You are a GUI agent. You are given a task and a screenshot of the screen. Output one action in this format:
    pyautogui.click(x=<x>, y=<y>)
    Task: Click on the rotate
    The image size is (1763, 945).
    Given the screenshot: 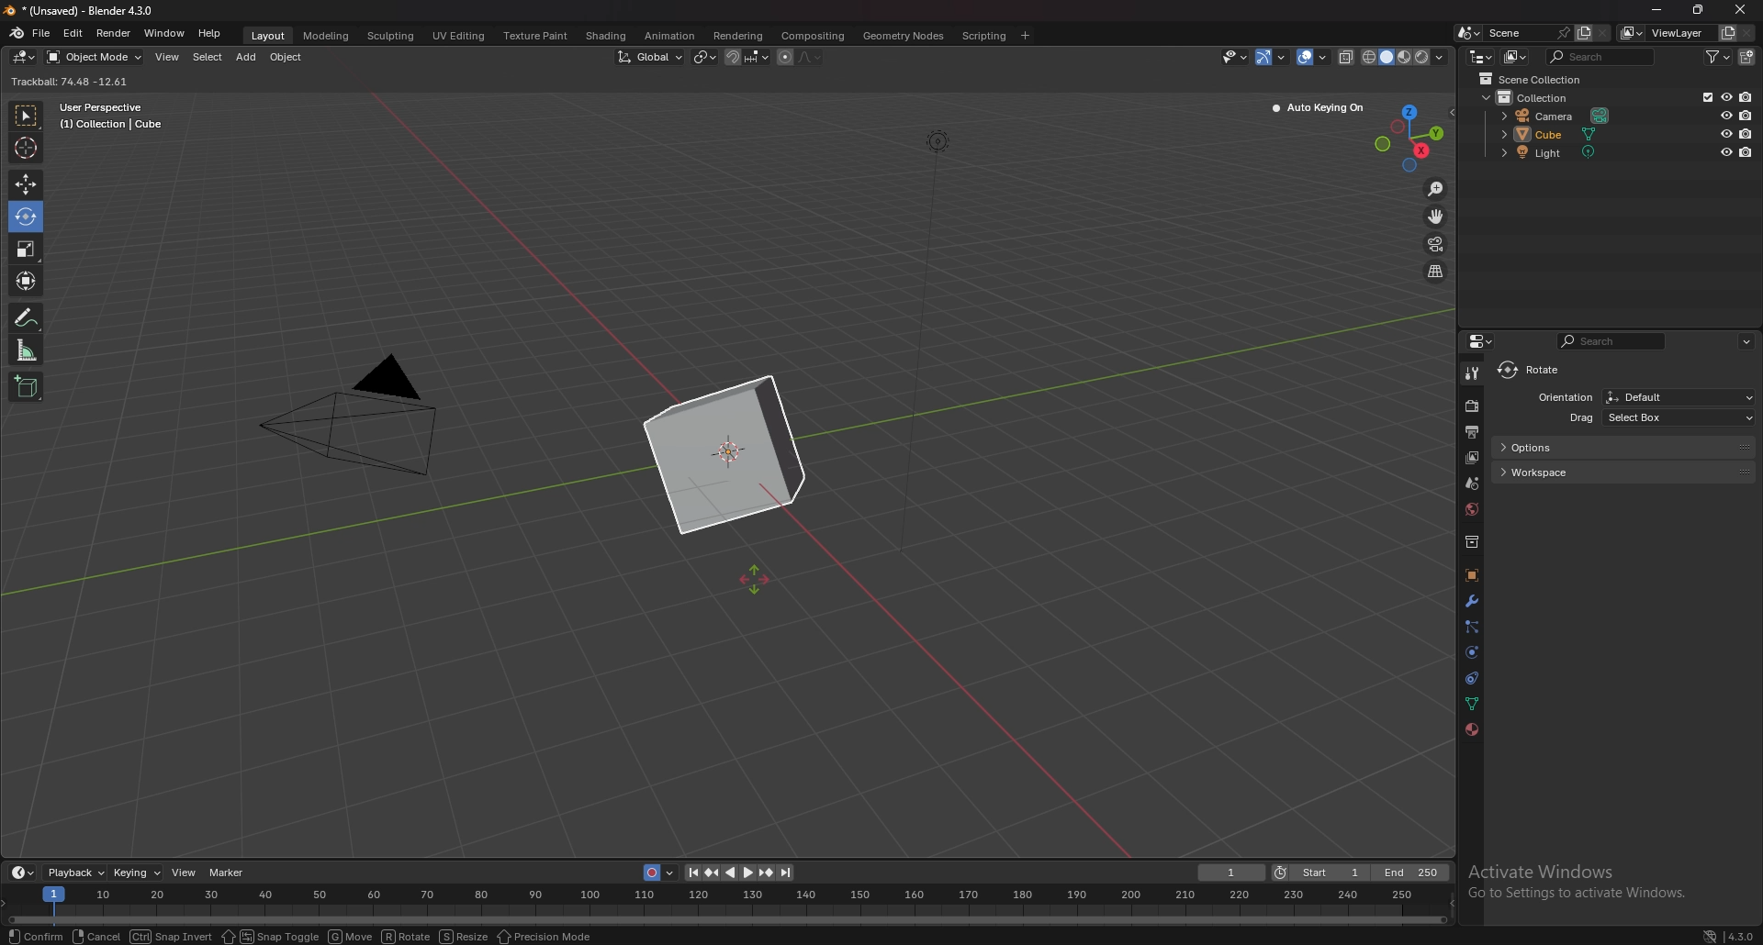 What is the action you would take?
    pyautogui.click(x=1534, y=371)
    